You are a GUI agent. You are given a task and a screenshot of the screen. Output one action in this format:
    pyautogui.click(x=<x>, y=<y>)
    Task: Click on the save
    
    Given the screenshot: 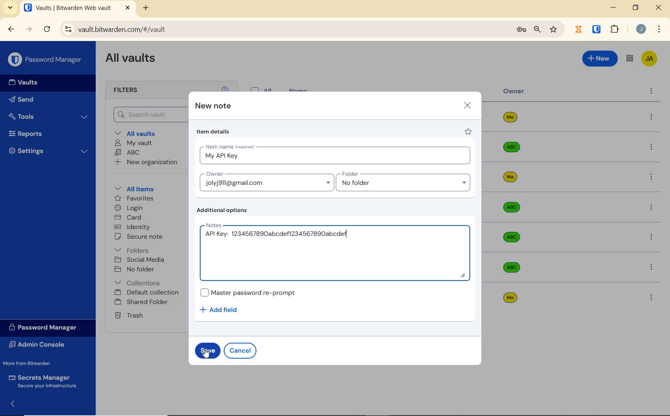 What is the action you would take?
    pyautogui.click(x=208, y=350)
    